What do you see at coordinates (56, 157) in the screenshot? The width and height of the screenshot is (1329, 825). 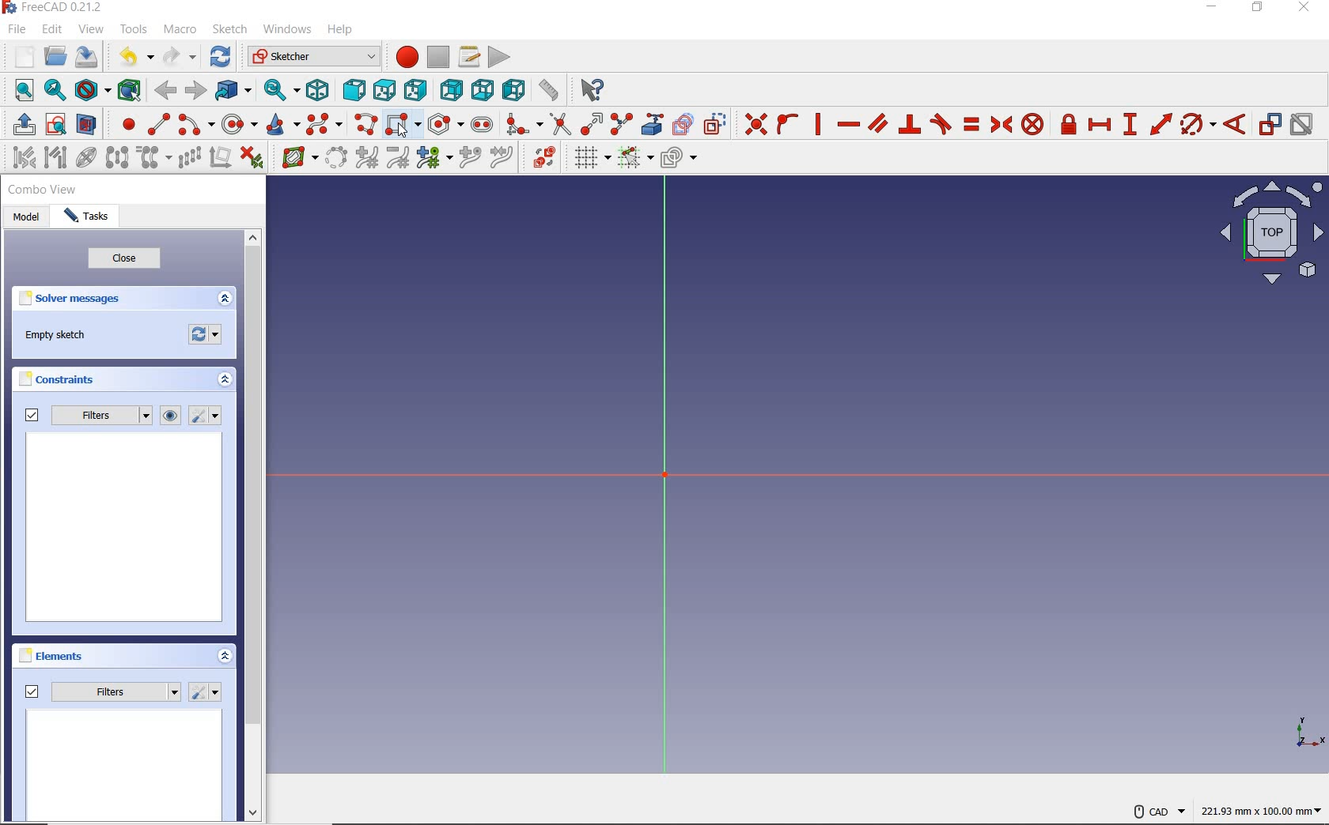 I see `select associated geometry` at bounding box center [56, 157].